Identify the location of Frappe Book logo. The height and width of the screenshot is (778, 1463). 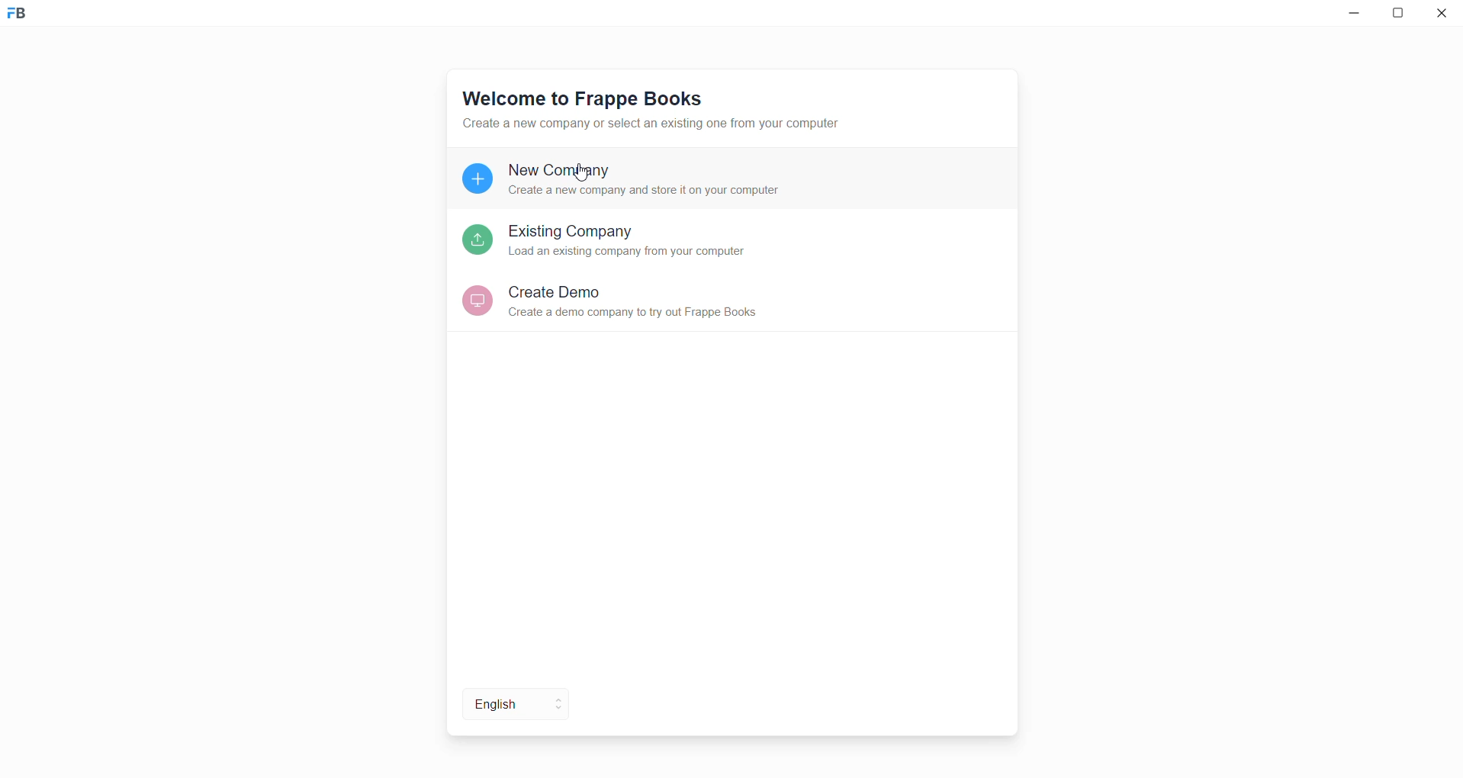
(30, 19).